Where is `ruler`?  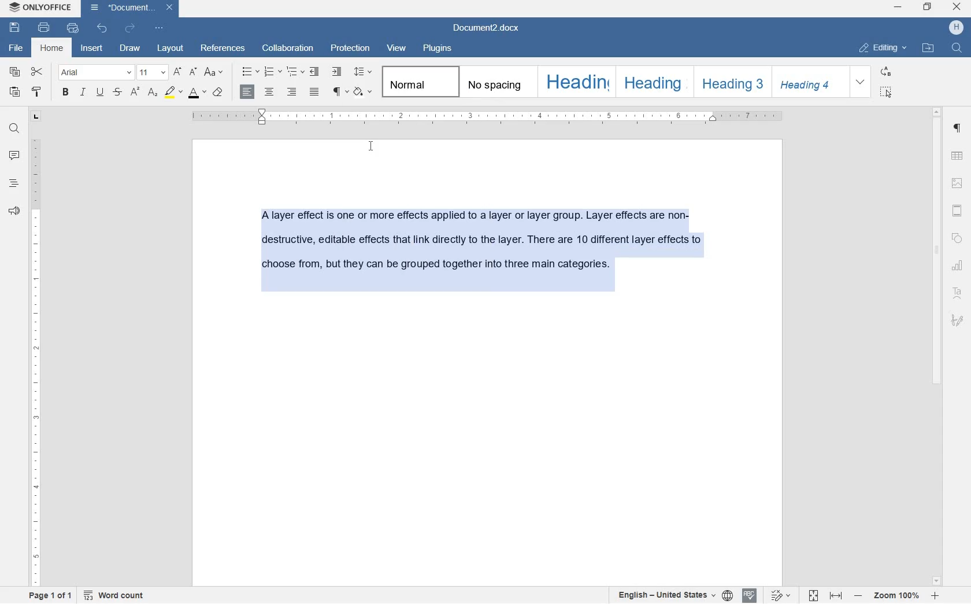
ruler is located at coordinates (35, 359).